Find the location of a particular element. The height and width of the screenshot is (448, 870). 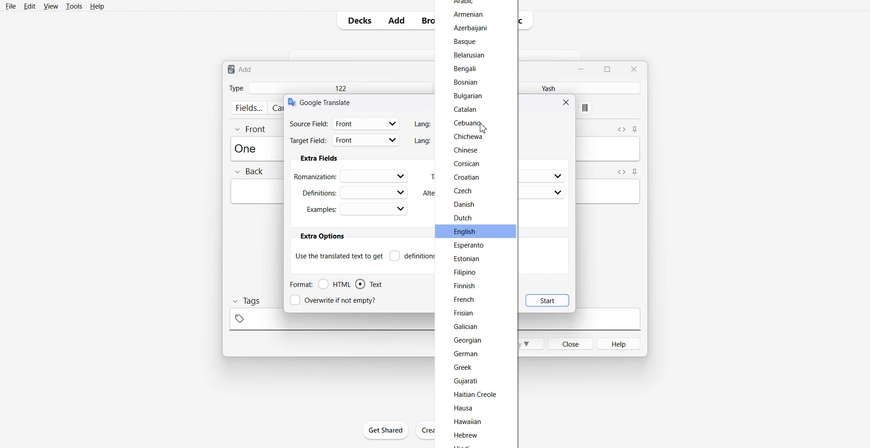

File is located at coordinates (11, 6).